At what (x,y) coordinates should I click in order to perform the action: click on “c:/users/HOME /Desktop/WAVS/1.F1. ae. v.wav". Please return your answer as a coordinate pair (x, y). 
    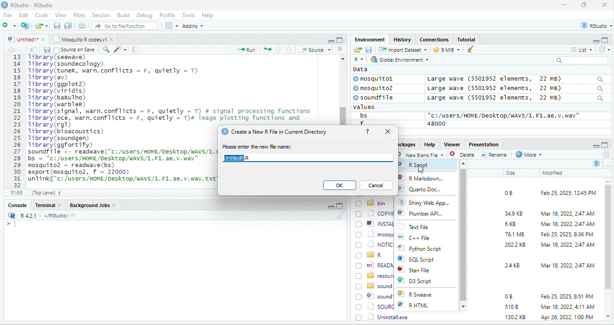
    Looking at the image, I should click on (504, 115).